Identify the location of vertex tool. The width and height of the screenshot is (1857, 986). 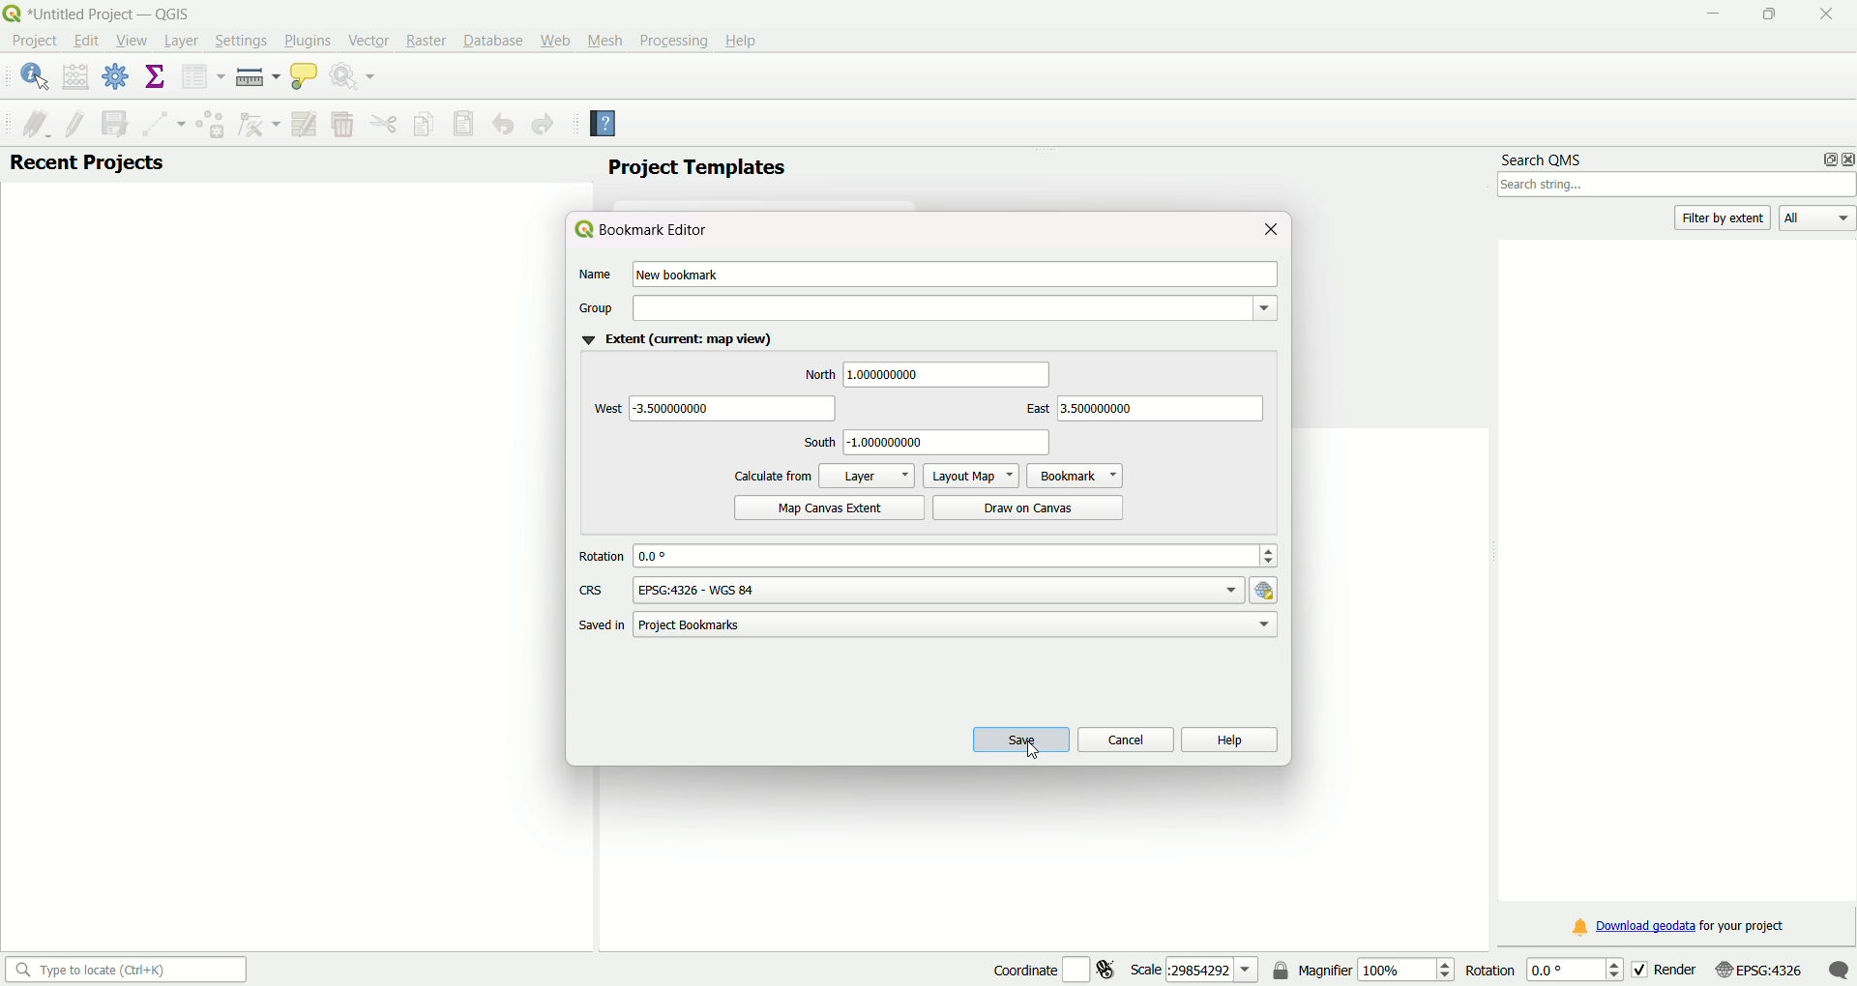
(257, 126).